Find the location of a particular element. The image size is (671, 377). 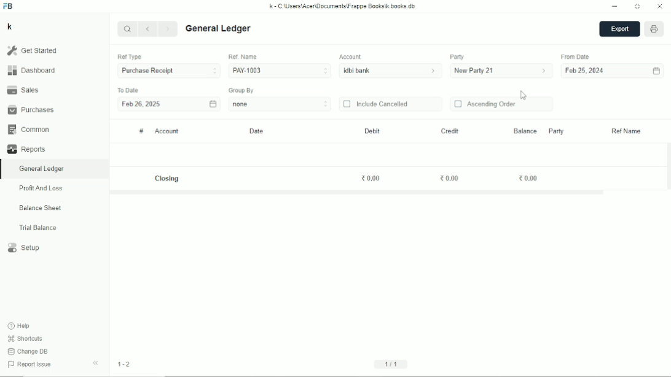

0.00 is located at coordinates (372, 178).